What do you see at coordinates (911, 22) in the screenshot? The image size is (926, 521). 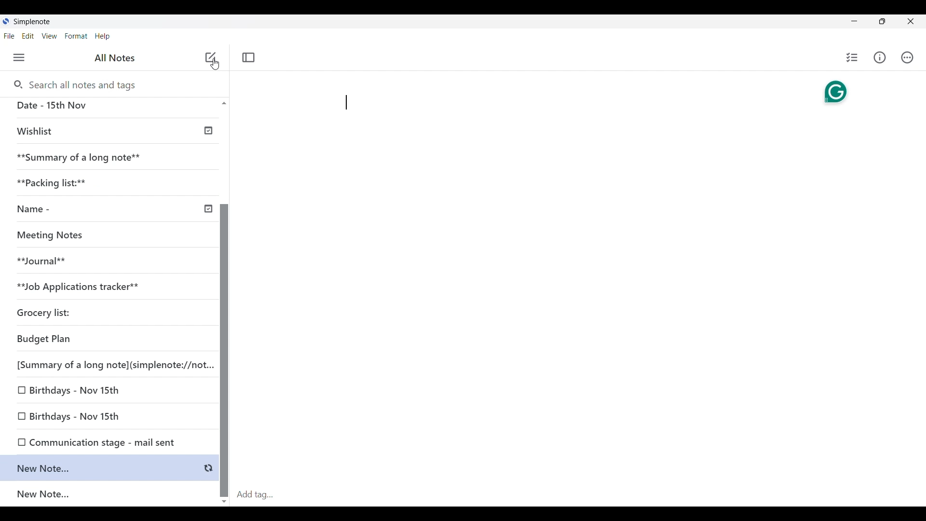 I see `Close` at bounding box center [911, 22].